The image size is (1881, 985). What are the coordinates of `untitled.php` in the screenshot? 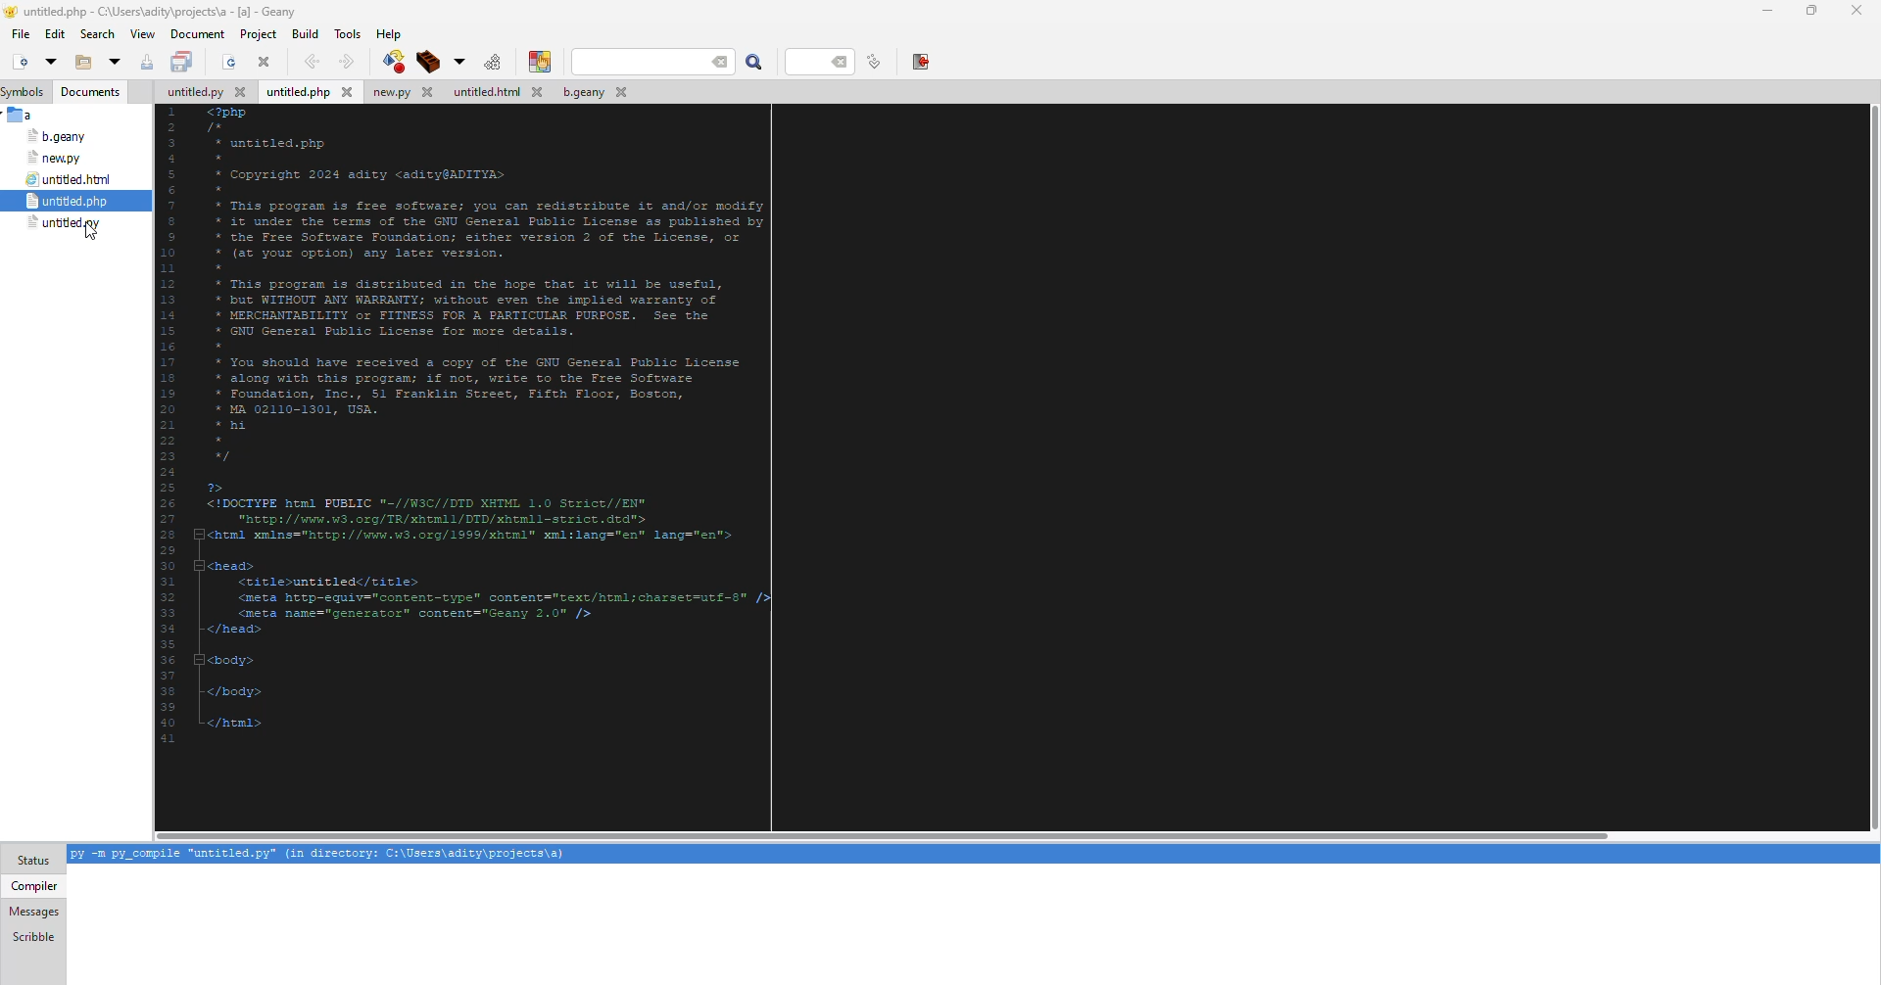 It's located at (313, 91).